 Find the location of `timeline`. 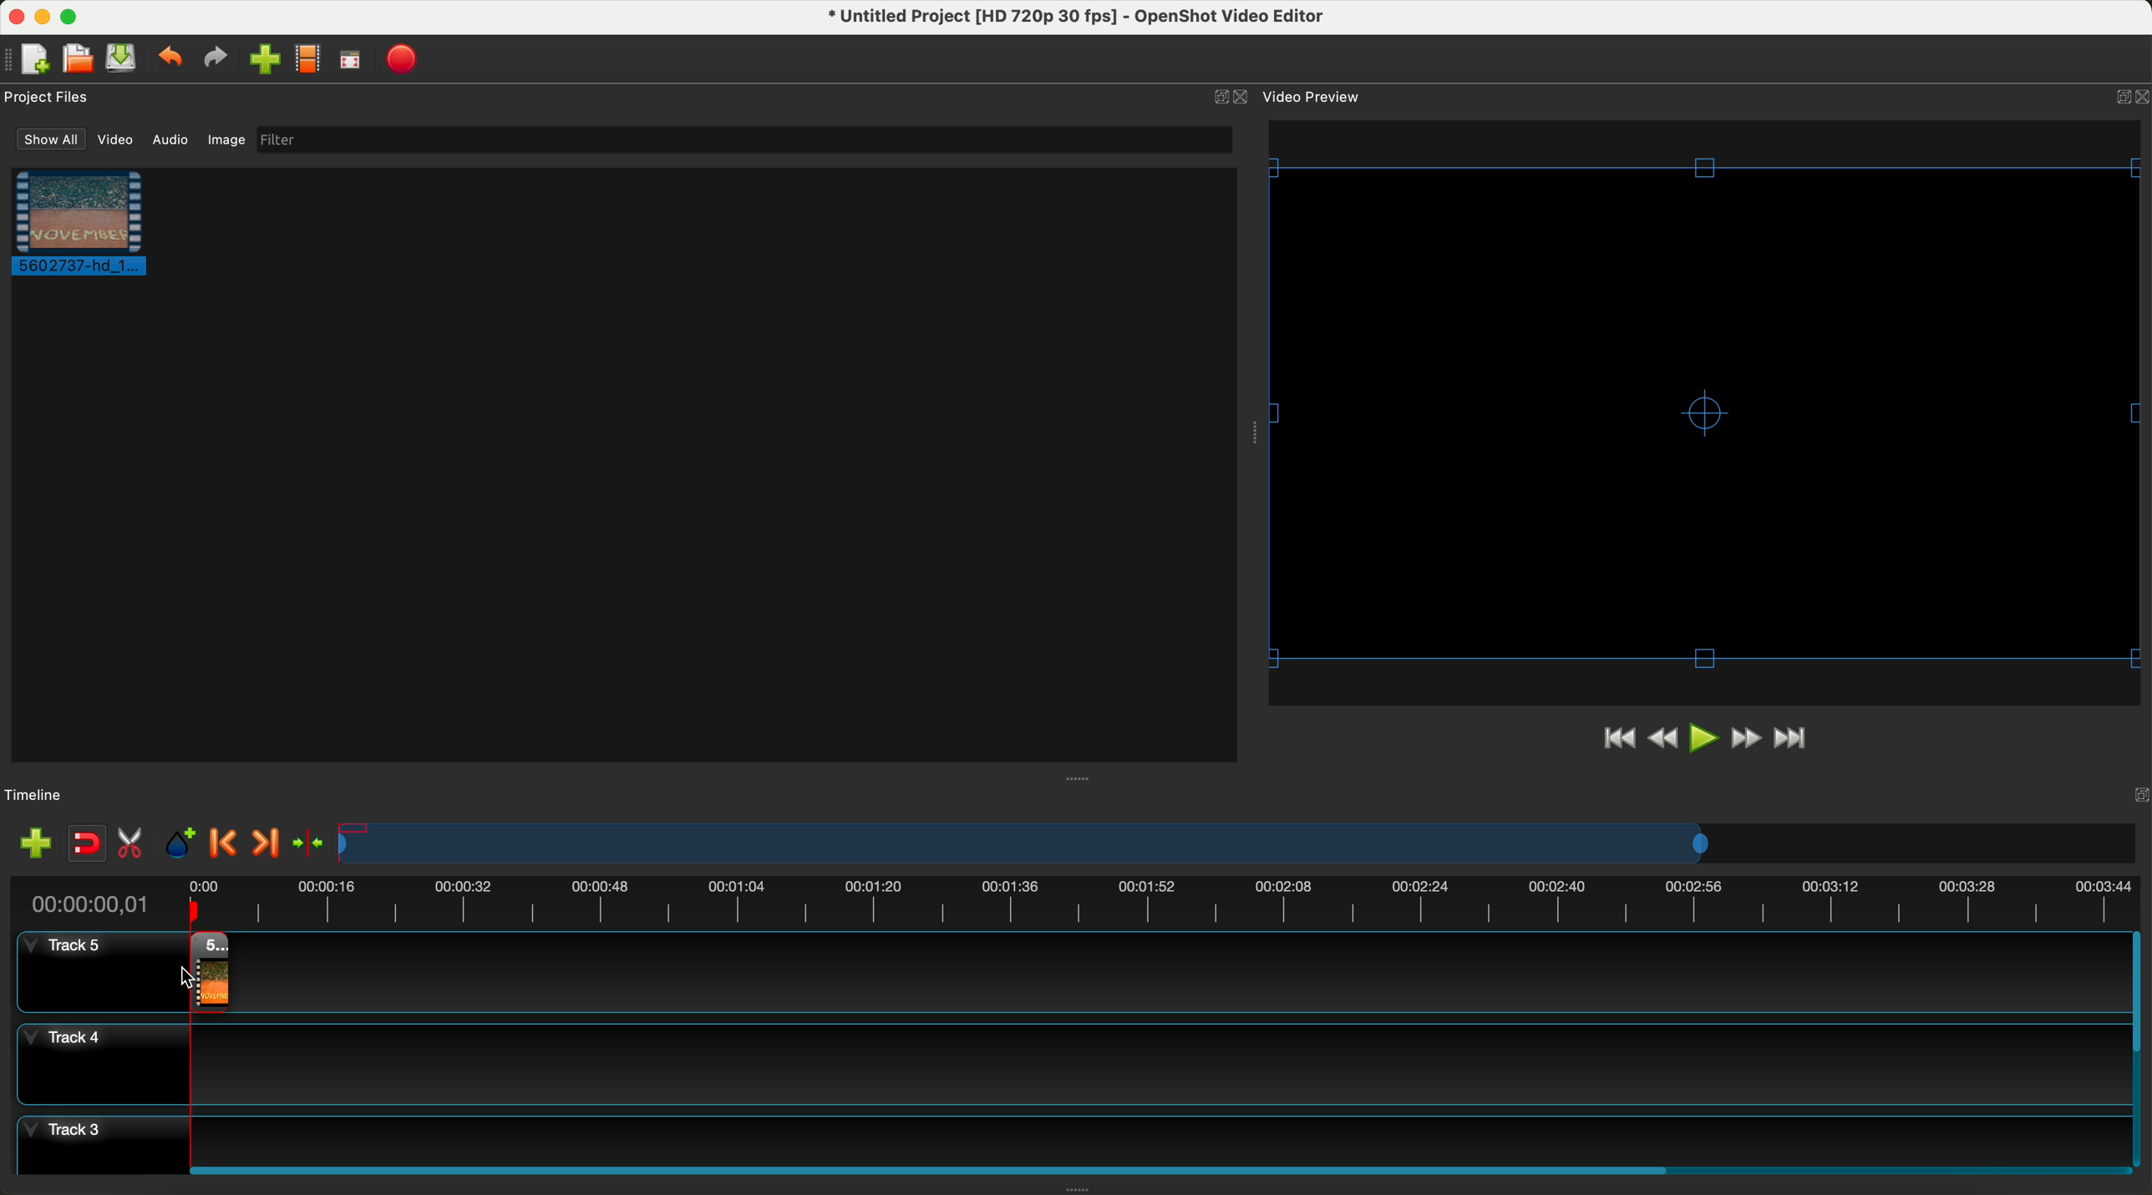

timeline is located at coordinates (1081, 902).